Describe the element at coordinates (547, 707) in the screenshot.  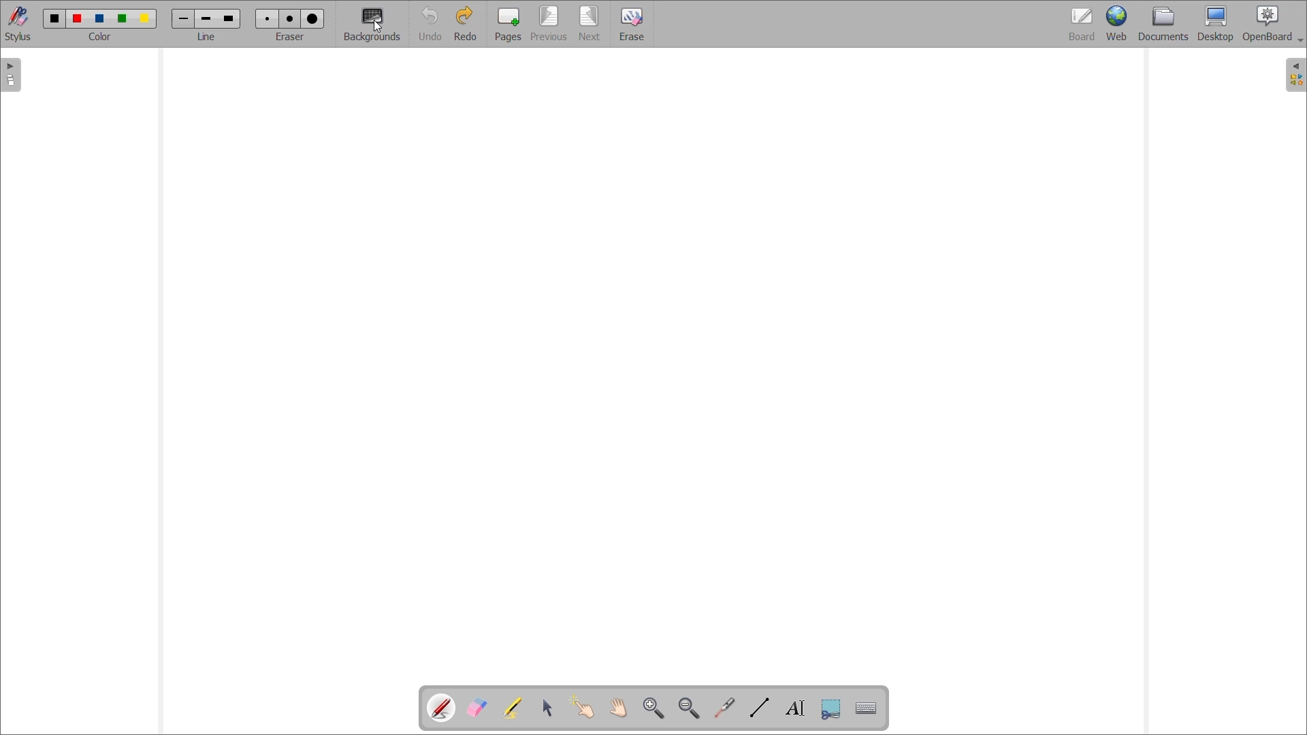
I see `Select and modify objects` at that location.